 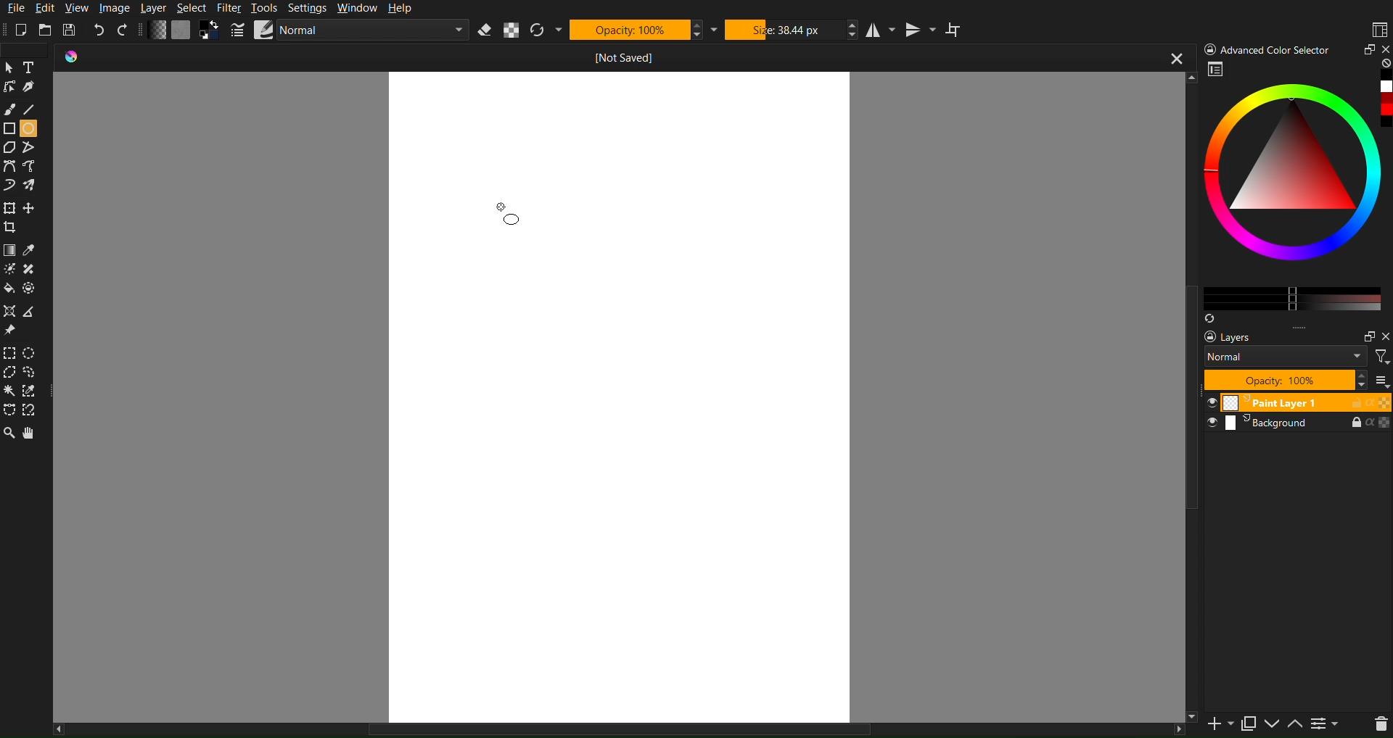 What do you see at coordinates (628, 29) in the screenshot?
I see `Opacity` at bounding box center [628, 29].